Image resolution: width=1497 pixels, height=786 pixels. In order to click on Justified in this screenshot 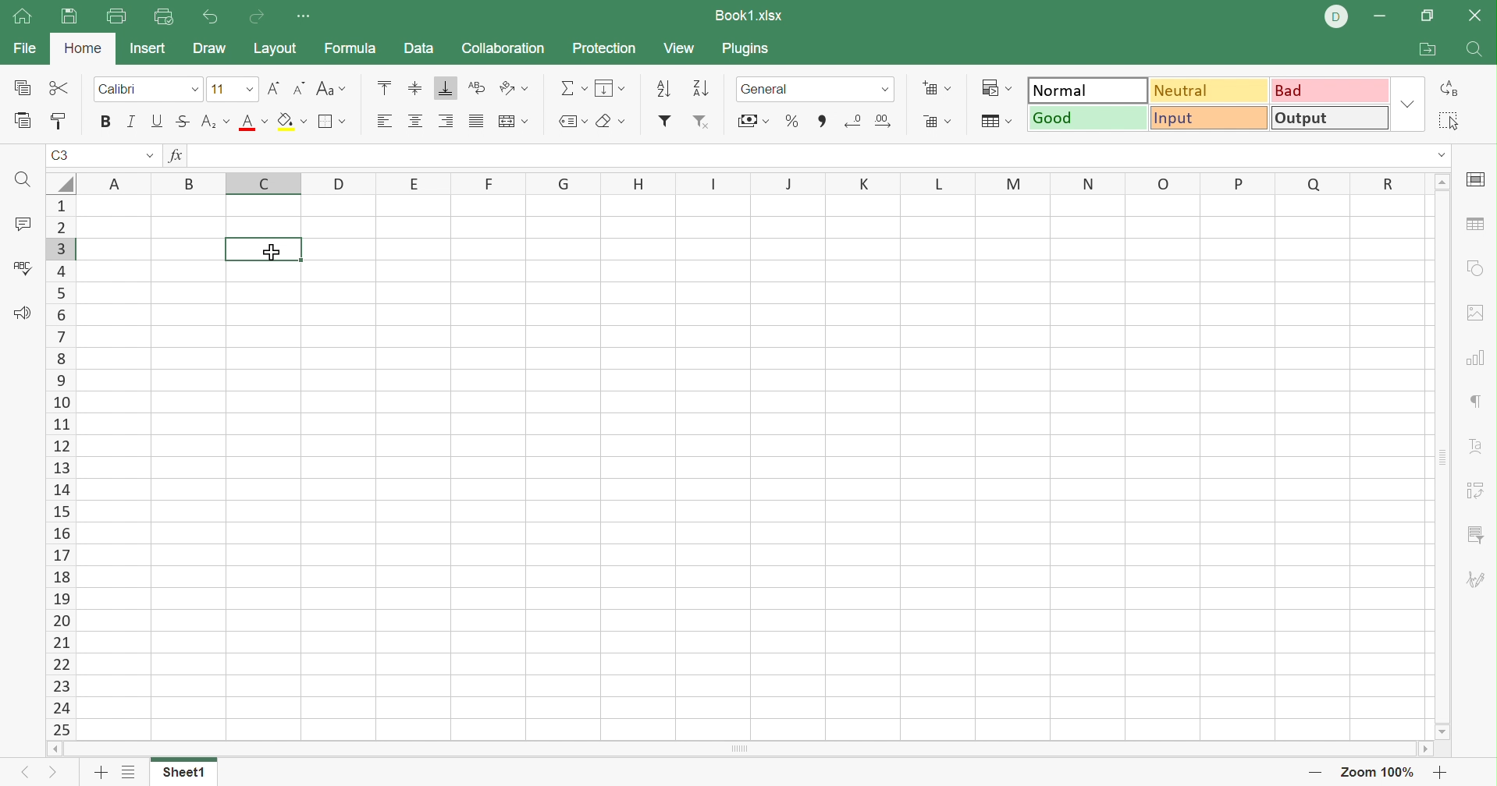, I will do `click(475, 121)`.